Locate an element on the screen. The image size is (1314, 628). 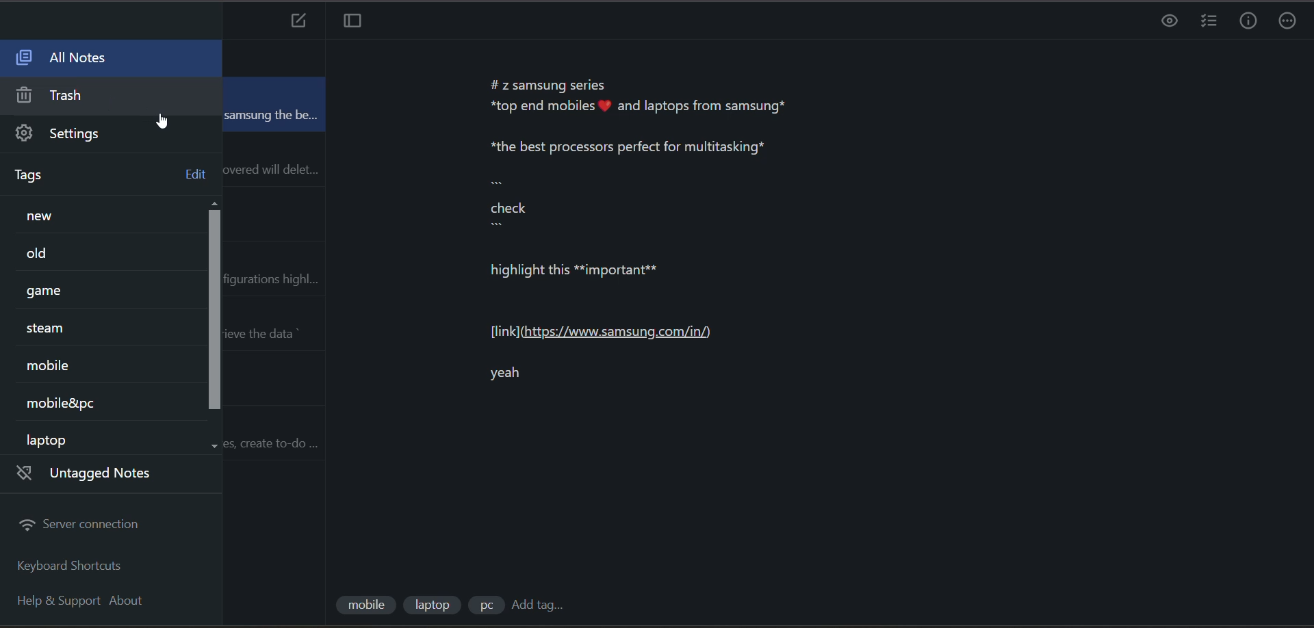
tag 1 is located at coordinates (365, 603).